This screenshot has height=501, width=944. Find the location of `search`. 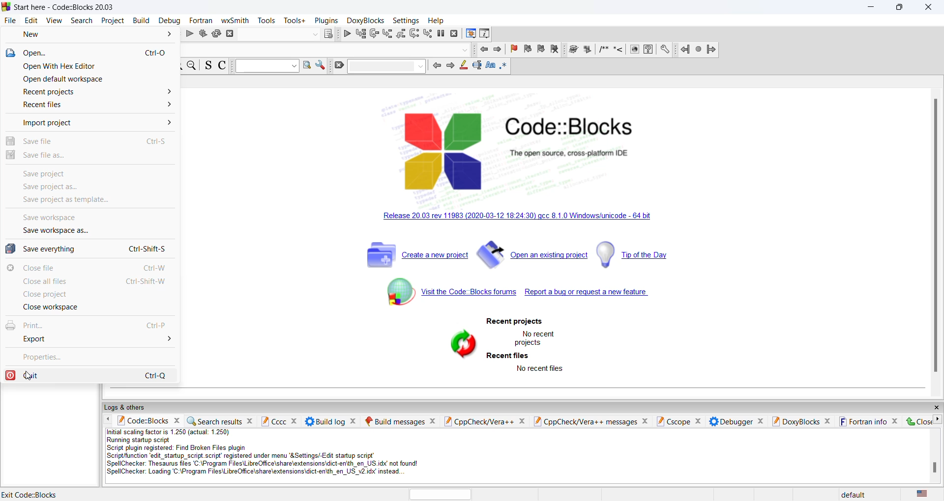

search is located at coordinates (81, 21).